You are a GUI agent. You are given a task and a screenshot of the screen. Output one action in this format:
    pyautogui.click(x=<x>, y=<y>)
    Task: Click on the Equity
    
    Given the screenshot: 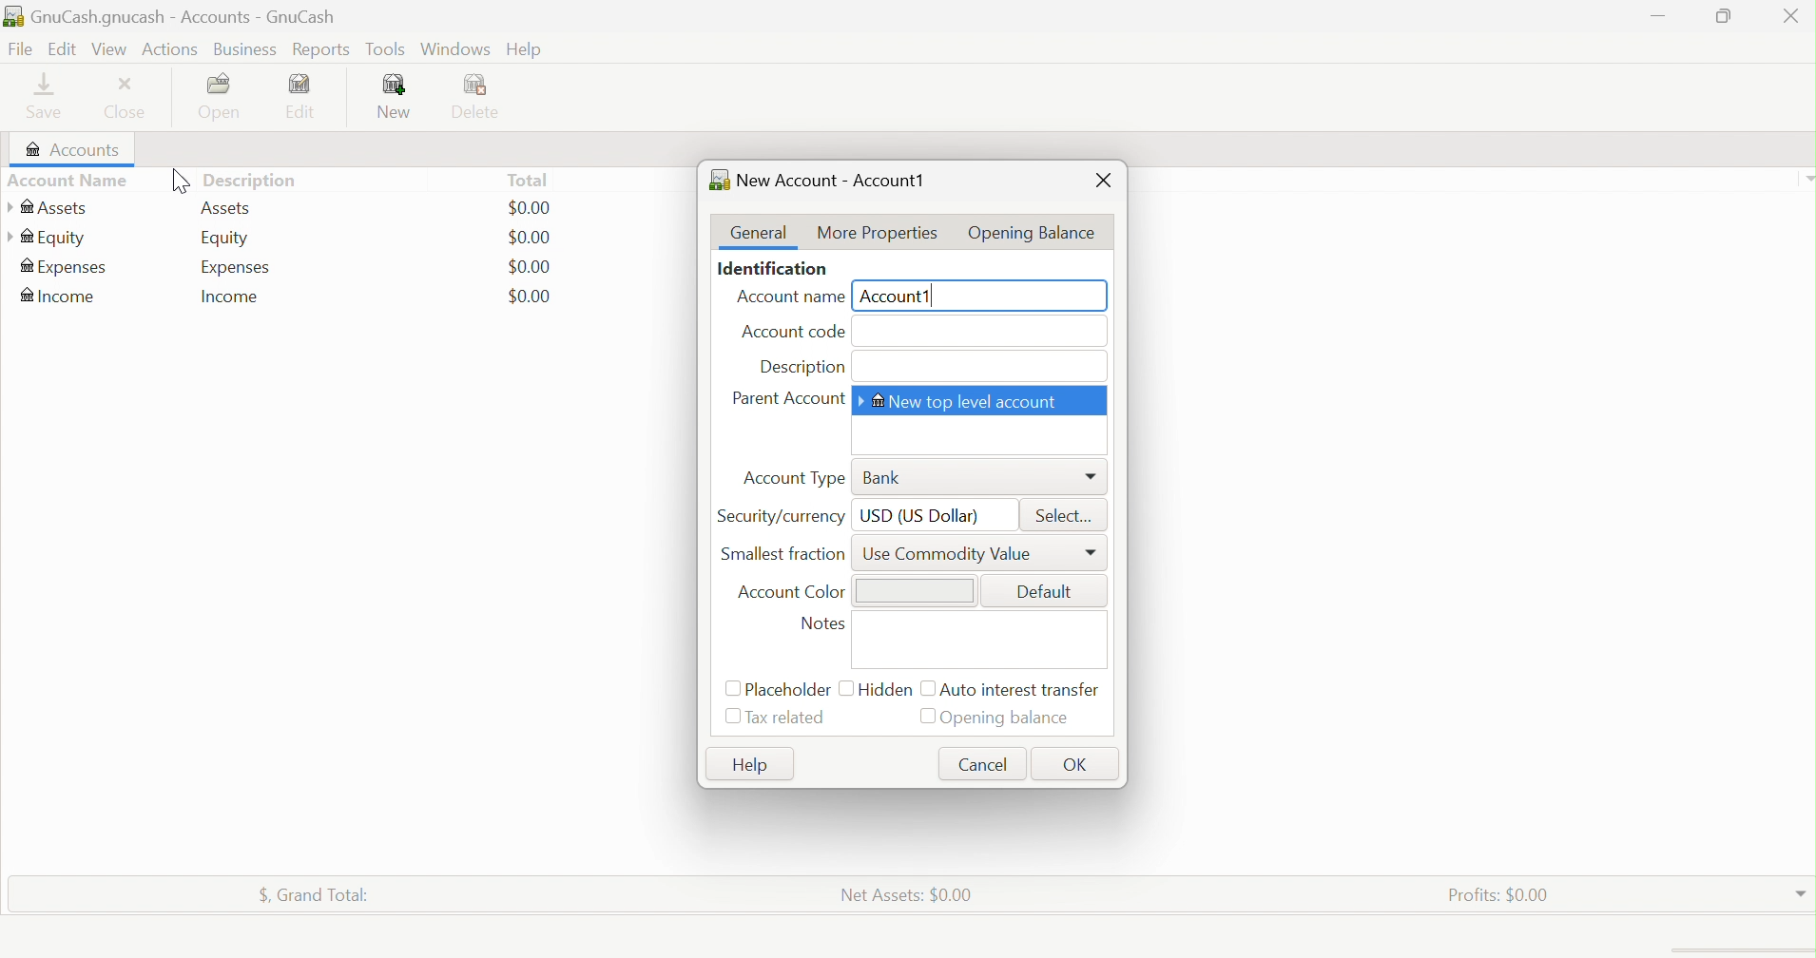 What is the action you would take?
    pyautogui.click(x=48, y=237)
    